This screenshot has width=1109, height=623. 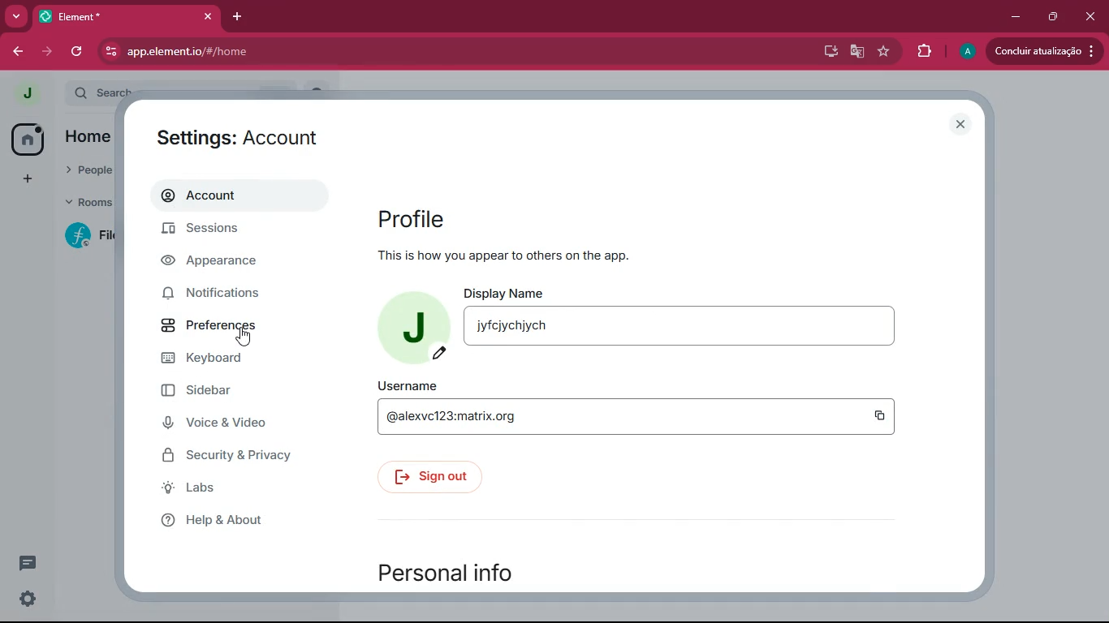 I want to click on forward, so click(x=45, y=52).